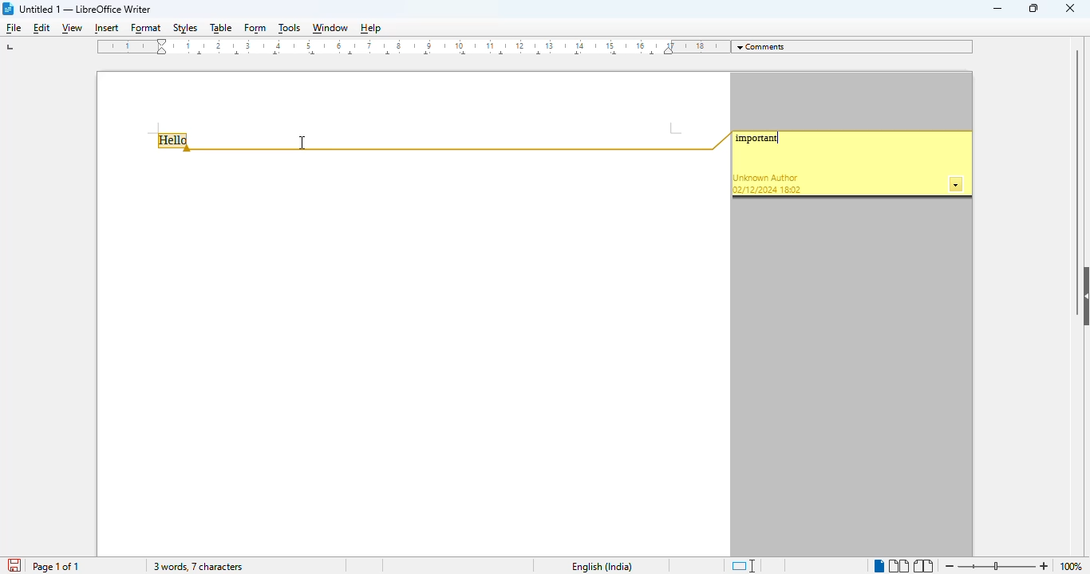 This screenshot has width=1090, height=574. Describe the element at coordinates (412, 355) in the screenshot. I see `workspace` at that location.